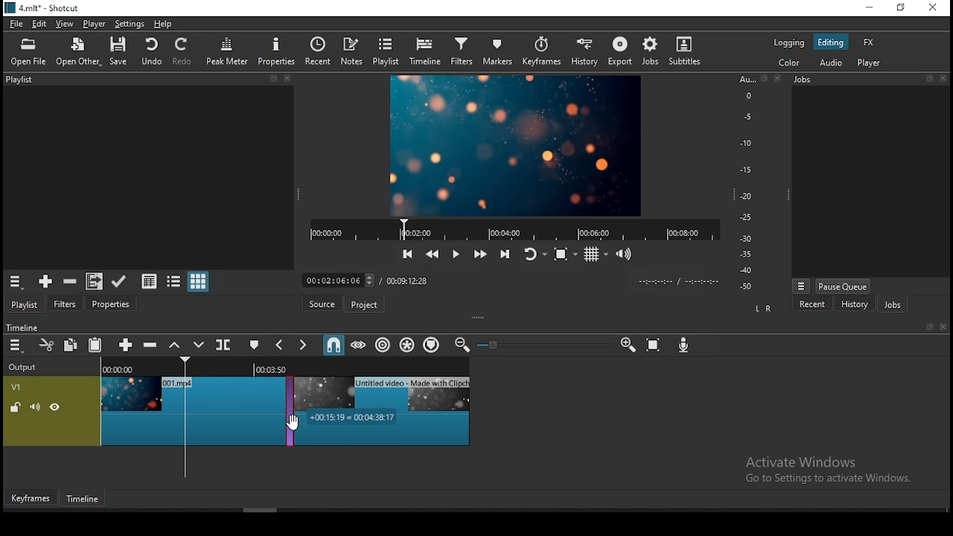  I want to click on video track, so click(52, 410).